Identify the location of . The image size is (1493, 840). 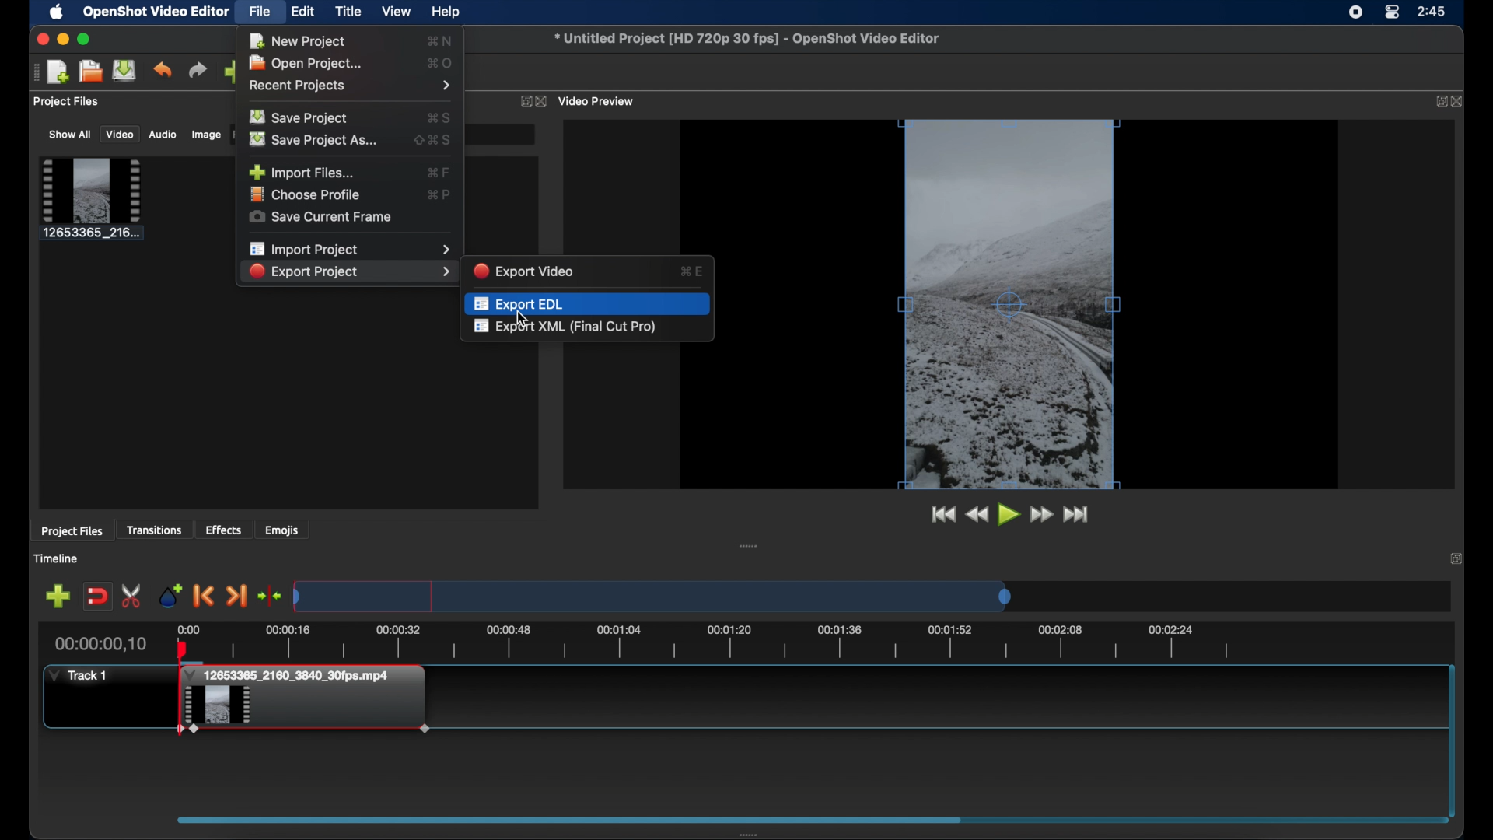
(270, 596).